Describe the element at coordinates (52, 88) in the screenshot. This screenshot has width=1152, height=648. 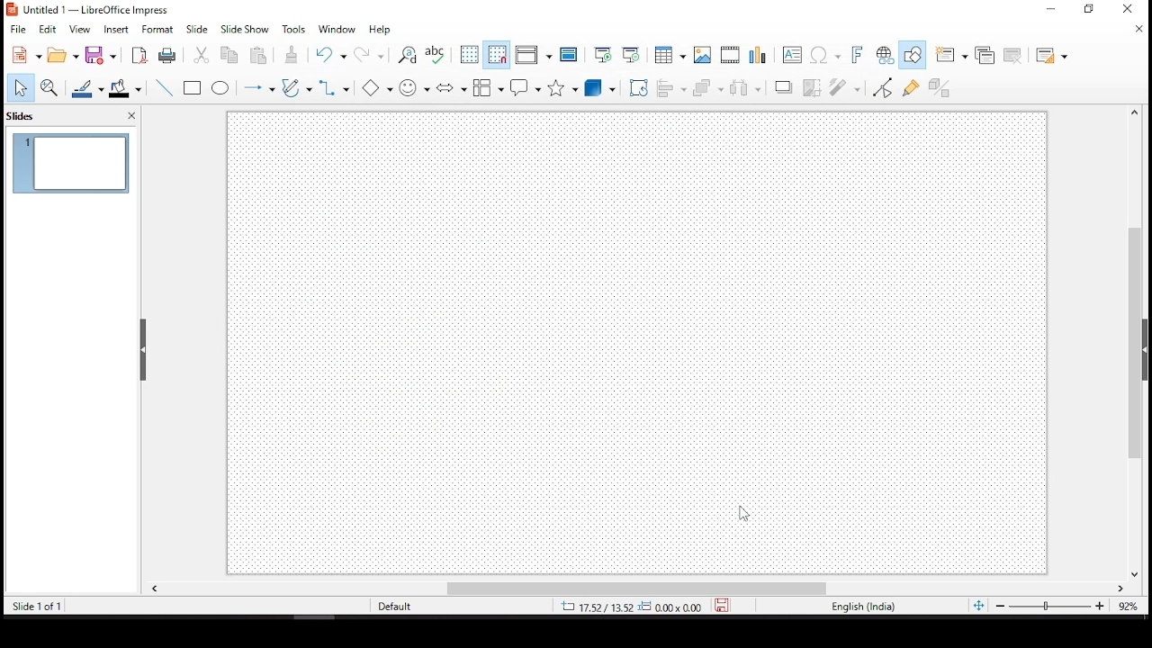
I see `zoom and pan` at that location.